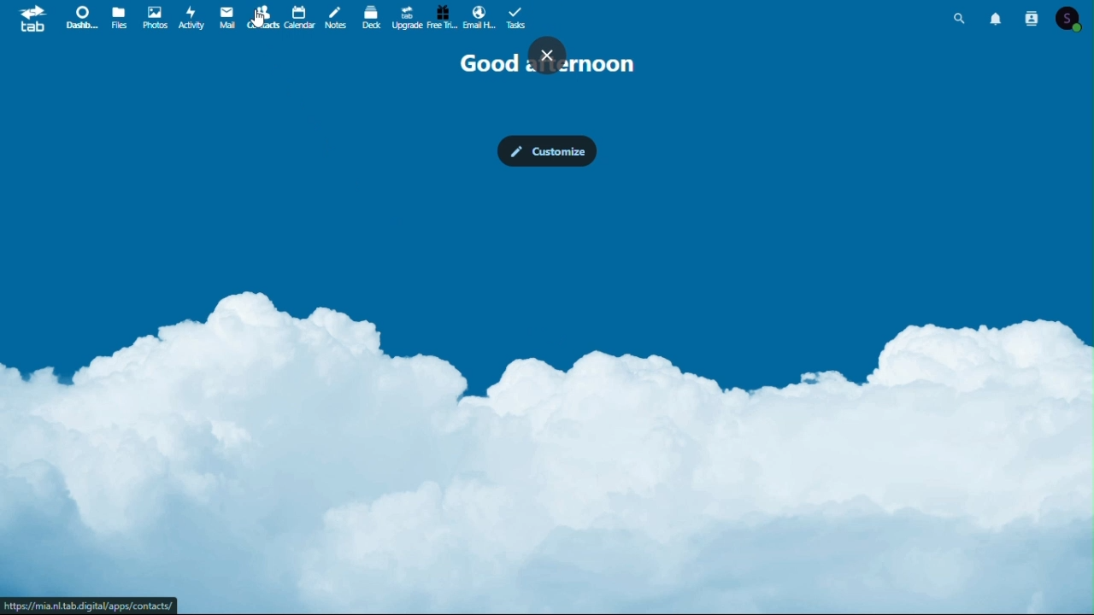  I want to click on free trial, so click(444, 17).